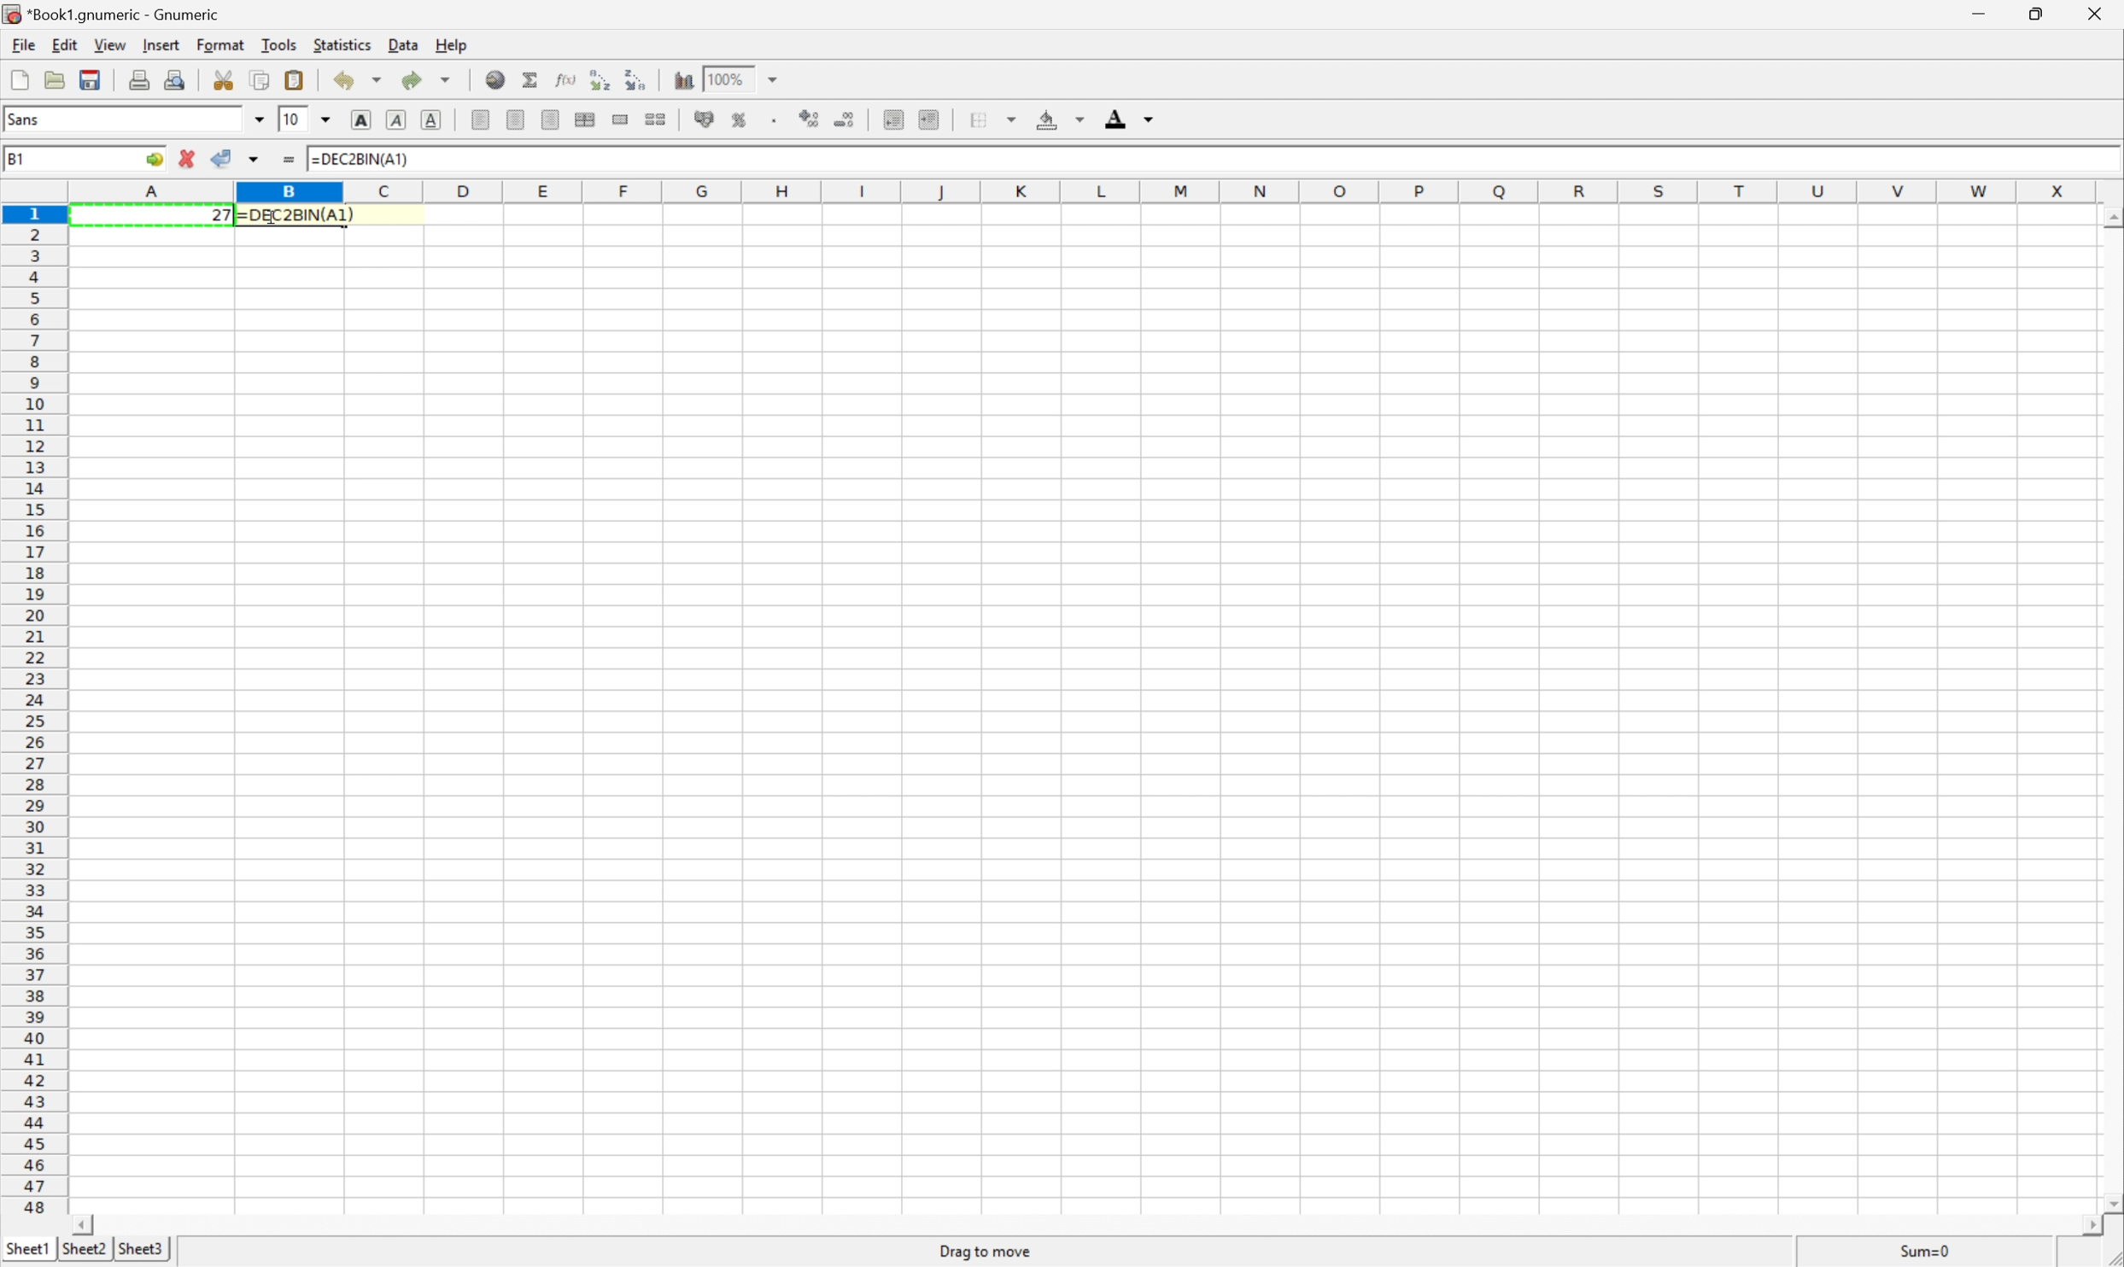 This screenshot has width=2124, height=1267. Describe the element at coordinates (2033, 15) in the screenshot. I see `Restore Down` at that location.